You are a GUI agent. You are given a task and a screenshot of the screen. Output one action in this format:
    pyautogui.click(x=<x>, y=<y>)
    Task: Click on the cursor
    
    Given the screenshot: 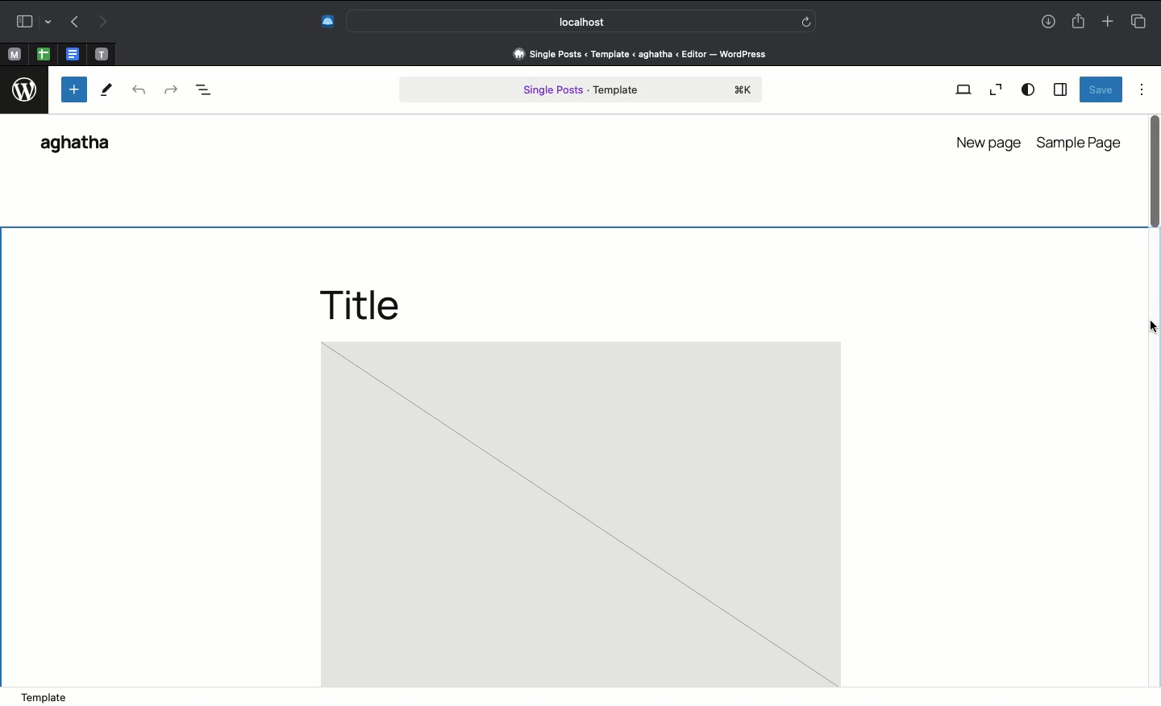 What is the action you would take?
    pyautogui.click(x=1150, y=329)
    